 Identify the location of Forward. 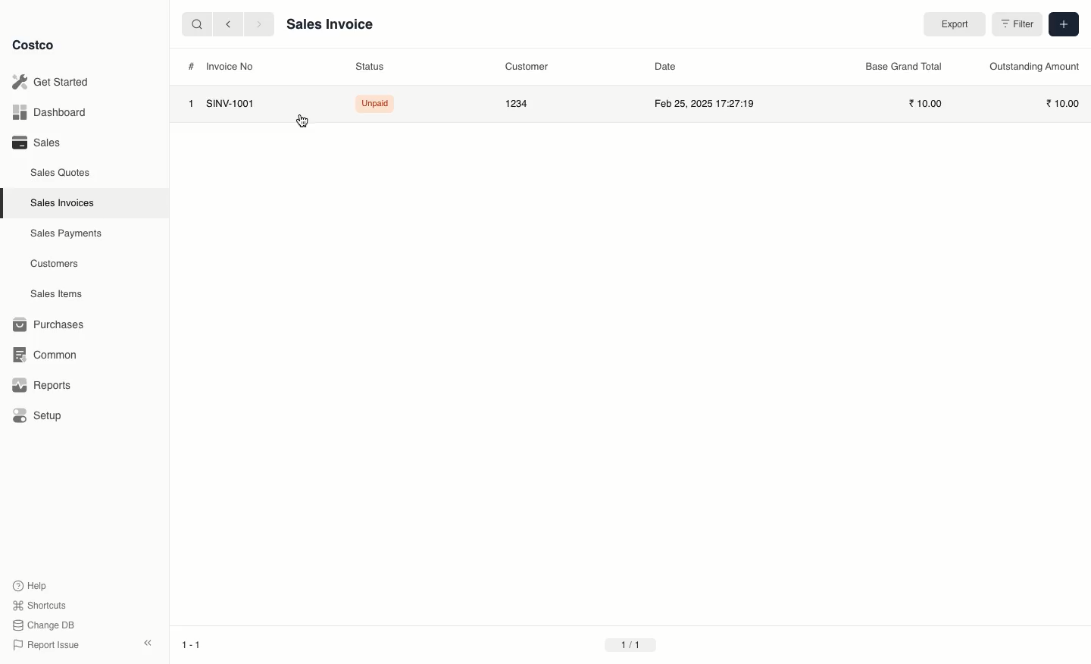
(258, 25).